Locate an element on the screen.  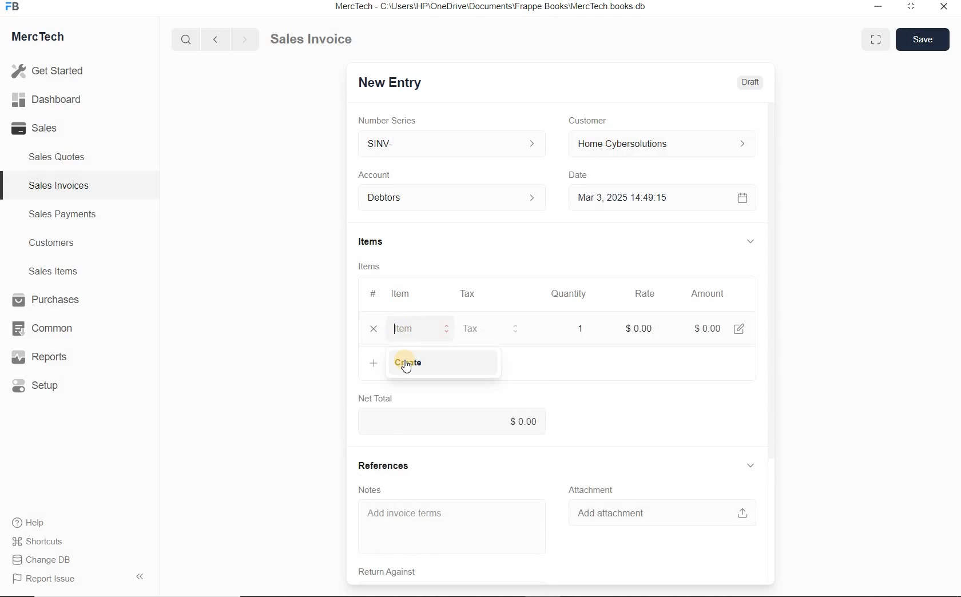
Sales Invoices is located at coordinates (59, 185).